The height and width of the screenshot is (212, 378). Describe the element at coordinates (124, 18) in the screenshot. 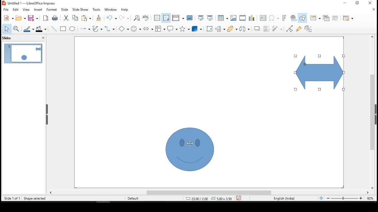

I see `redo` at that location.